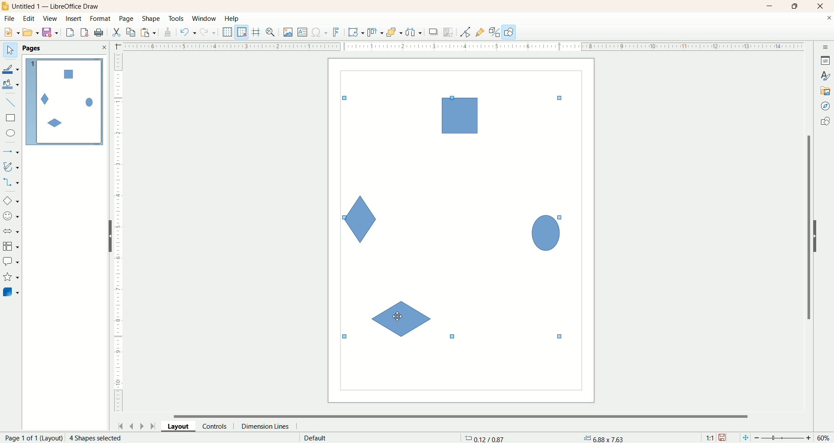 Image resolution: width=834 pixels, height=443 pixels. Describe the element at coordinates (142, 426) in the screenshot. I see `next page` at that location.